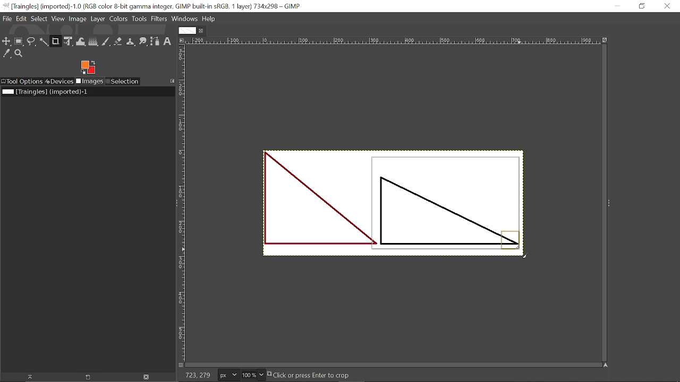 This screenshot has height=382, width=680. Describe the element at coordinates (197, 376) in the screenshot. I see `723, 279` at that location.